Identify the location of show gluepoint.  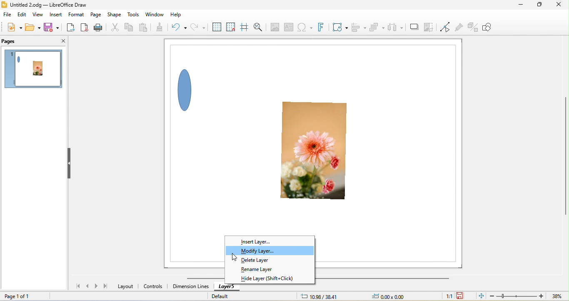
(459, 28).